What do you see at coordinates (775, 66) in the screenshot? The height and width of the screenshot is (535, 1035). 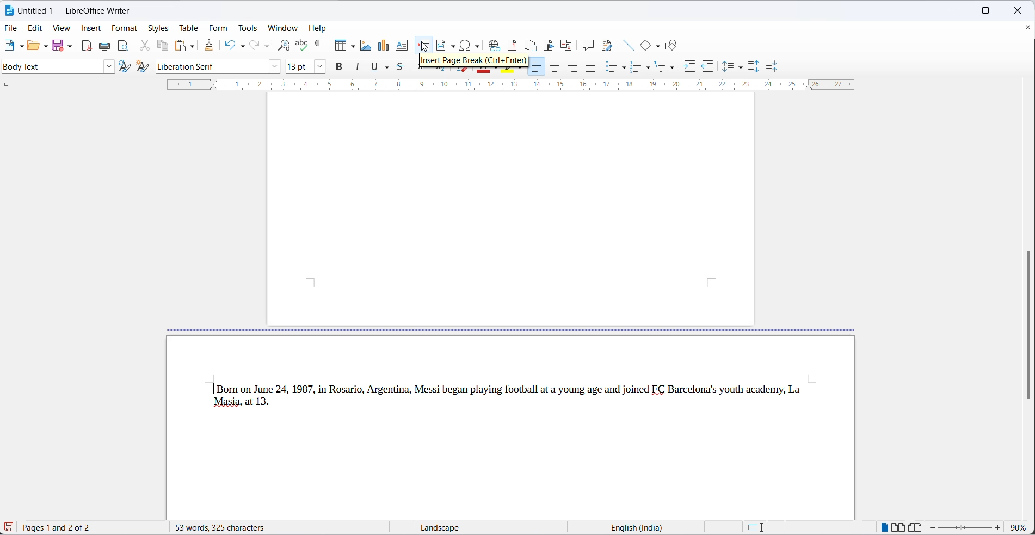 I see `decrease paragraph spacing` at bounding box center [775, 66].